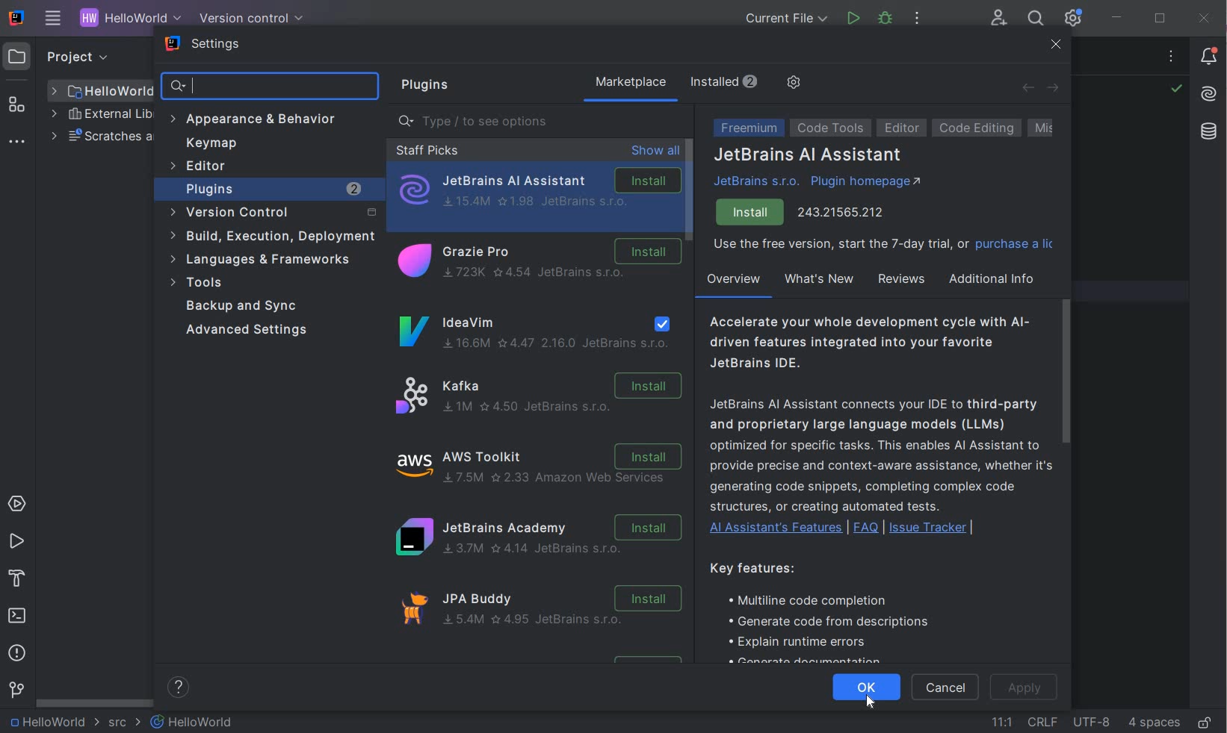 Image resolution: width=1227 pixels, height=733 pixels. What do you see at coordinates (17, 655) in the screenshot?
I see `PROBLEMS` at bounding box center [17, 655].